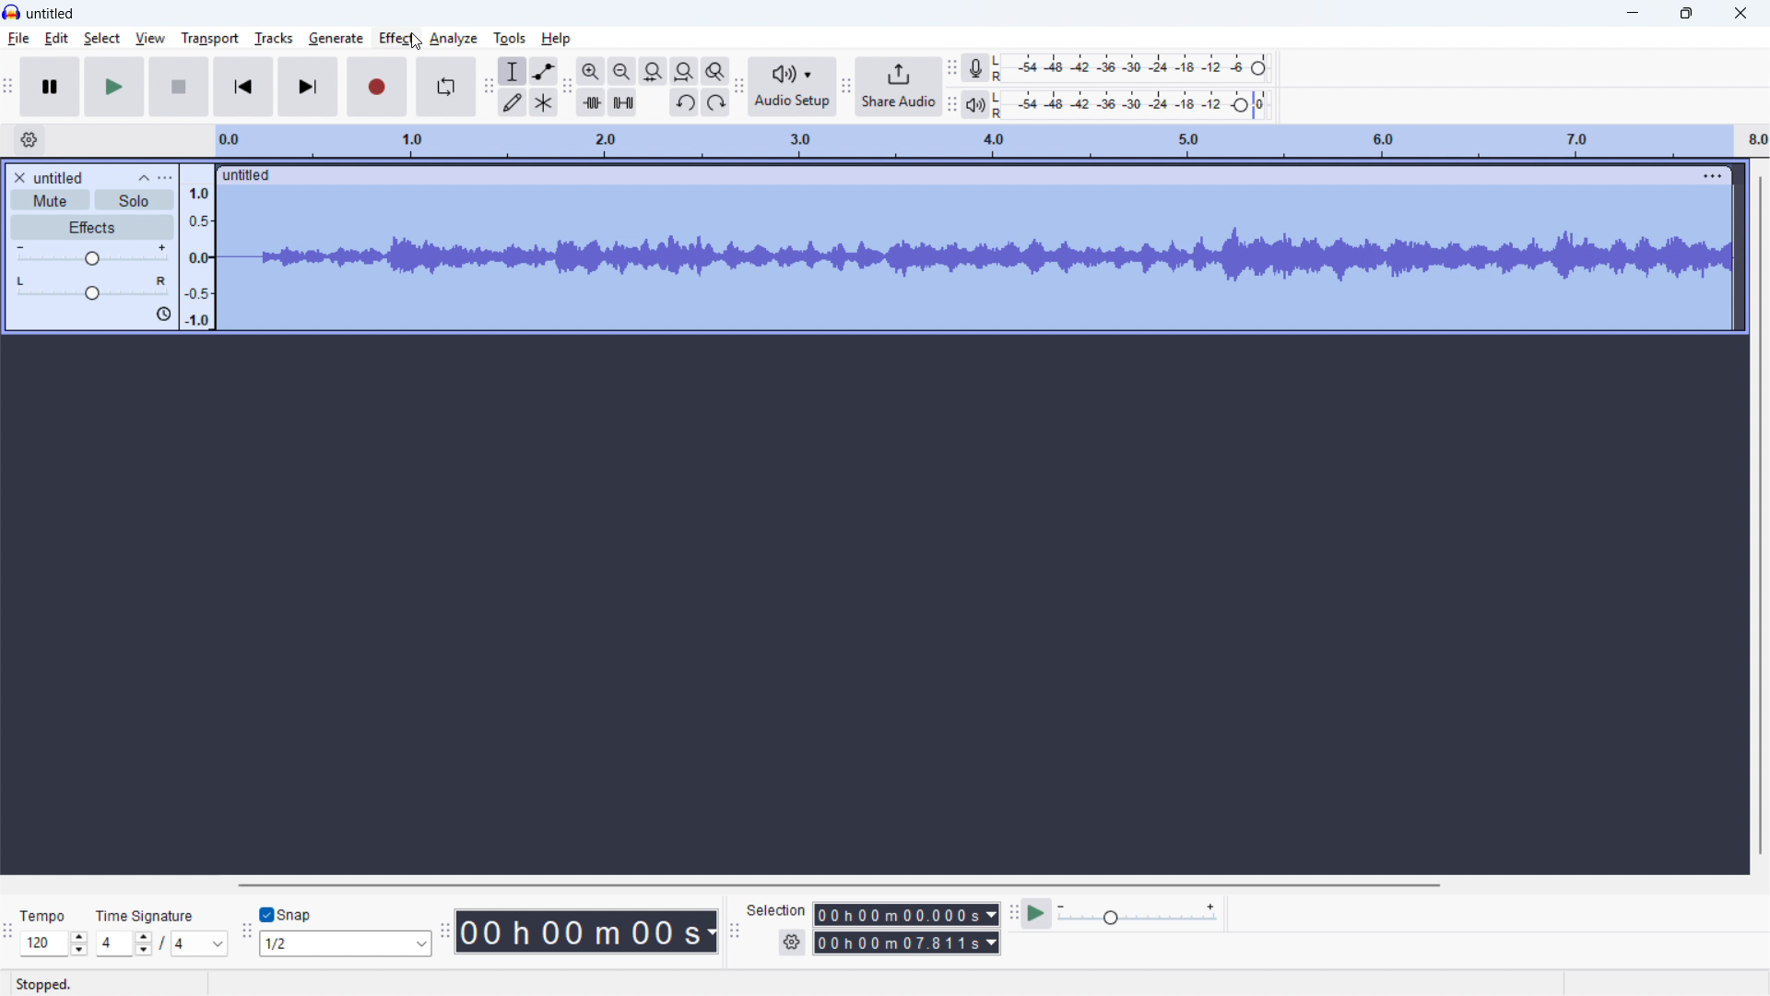 Image resolution: width=1770 pixels, height=996 pixels. What do you see at coordinates (951, 66) in the screenshot?
I see `Recording metre toolbar ` at bounding box center [951, 66].